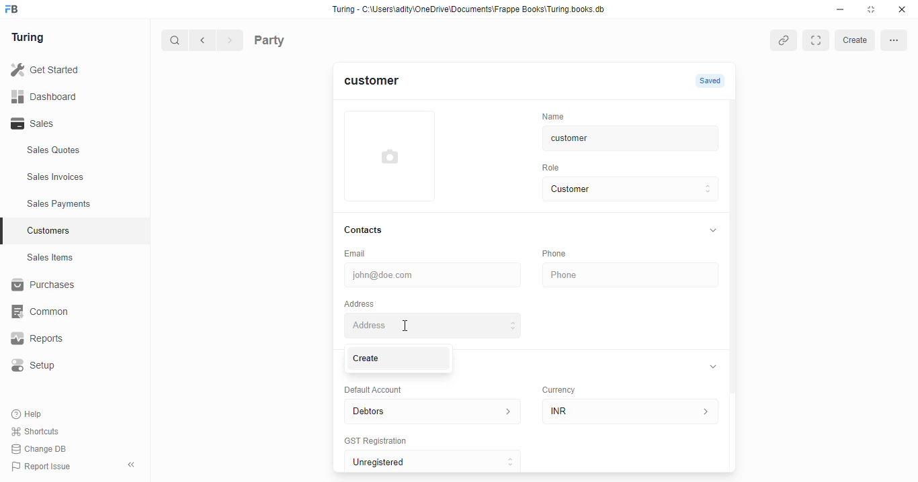 The image size is (918, 482). What do you see at coordinates (631, 409) in the screenshot?
I see `INR` at bounding box center [631, 409].